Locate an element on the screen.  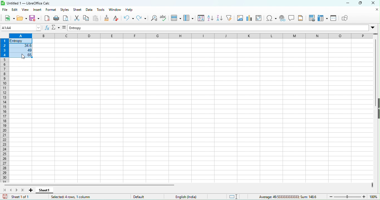
show draw function is located at coordinates (347, 18).